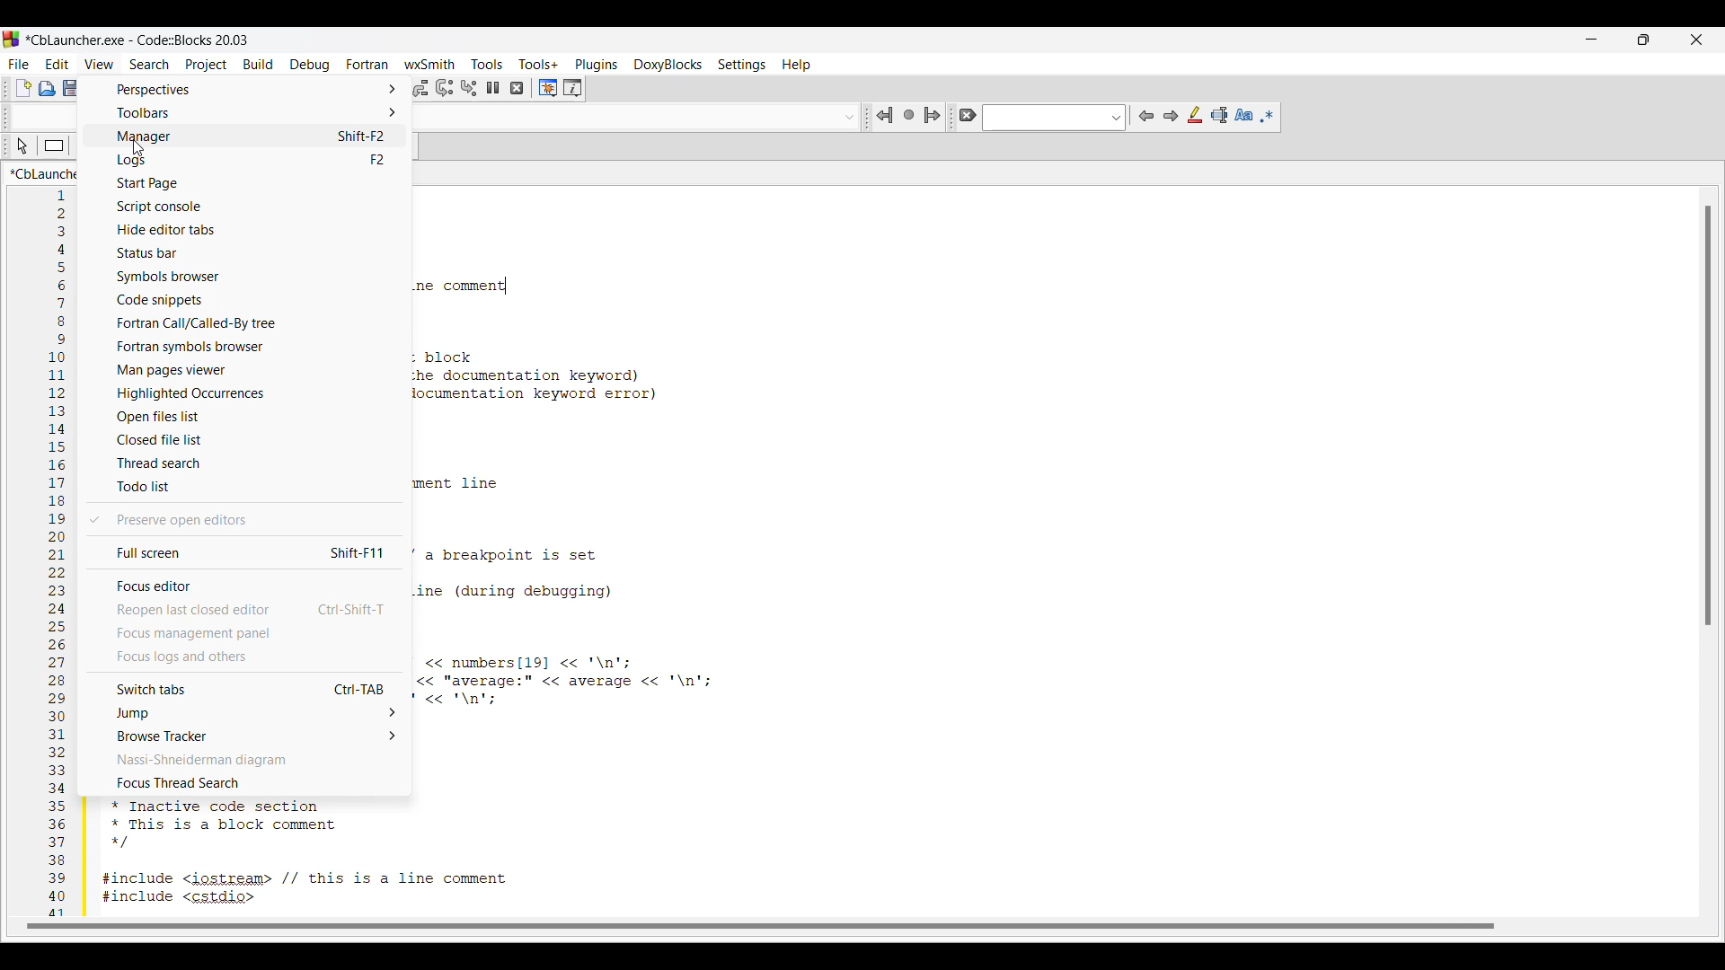 The image size is (1725, 970). Describe the element at coordinates (243, 633) in the screenshot. I see `Focus management panel` at that location.